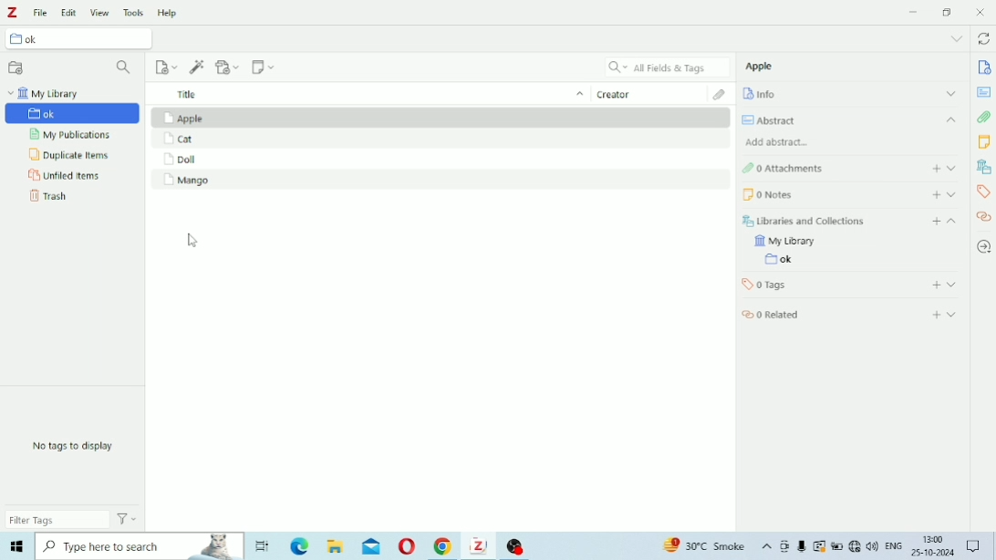 The width and height of the screenshot is (996, 560). Describe the element at coordinates (721, 95) in the screenshot. I see `Attachments` at that location.